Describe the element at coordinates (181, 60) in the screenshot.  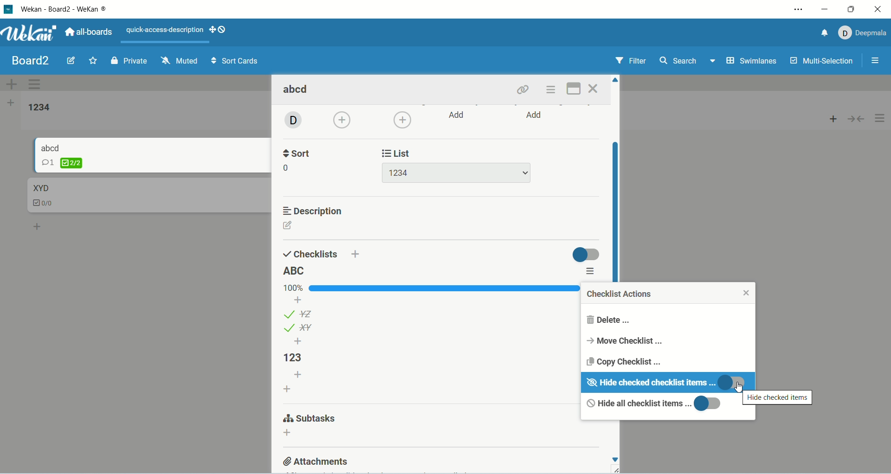
I see `muted` at that location.